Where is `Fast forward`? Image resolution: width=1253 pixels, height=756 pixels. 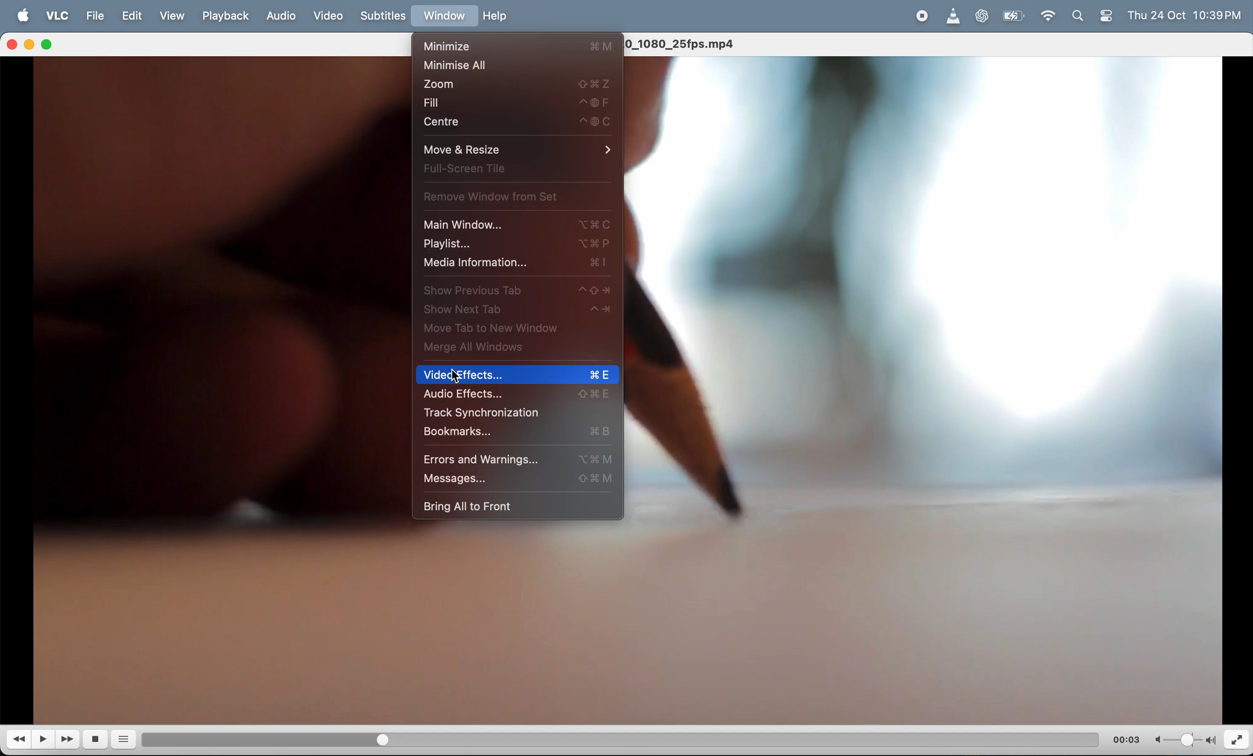
Fast forward is located at coordinates (69, 739).